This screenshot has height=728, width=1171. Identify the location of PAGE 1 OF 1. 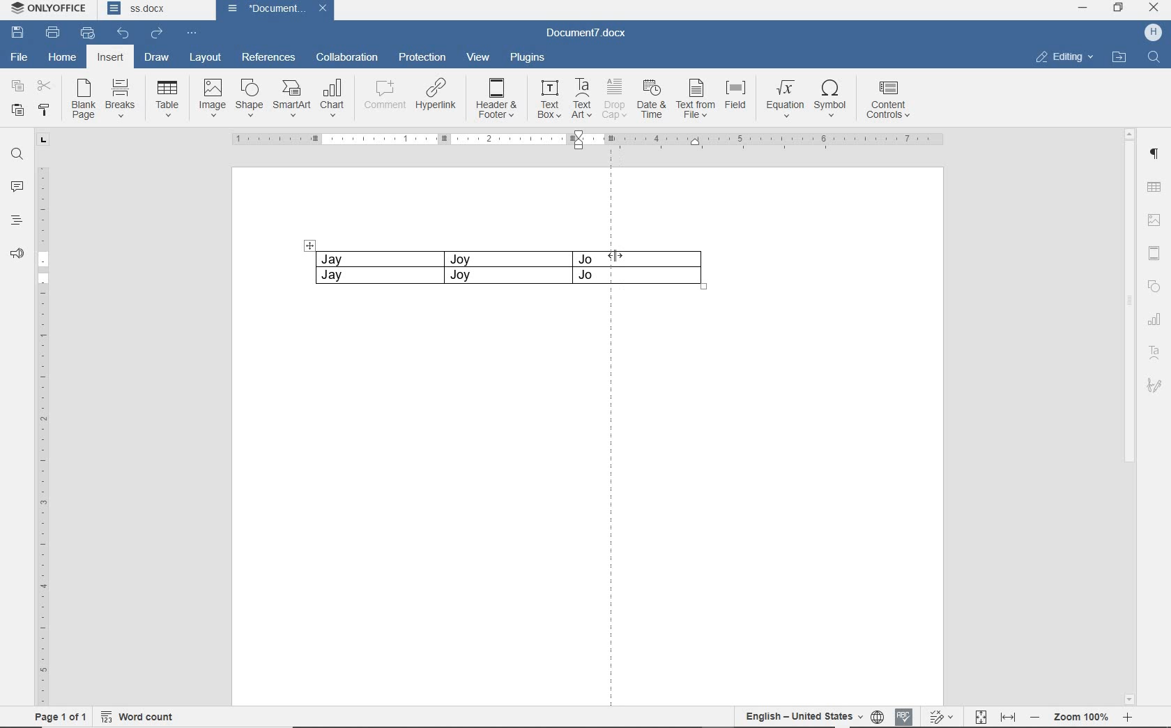
(61, 716).